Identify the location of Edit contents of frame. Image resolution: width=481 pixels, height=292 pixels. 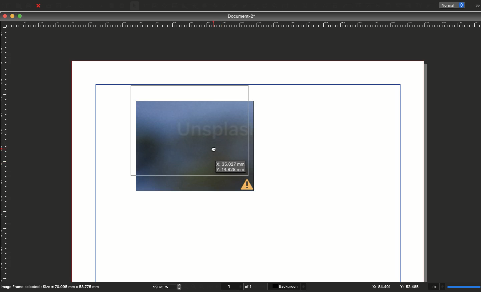
(278, 6).